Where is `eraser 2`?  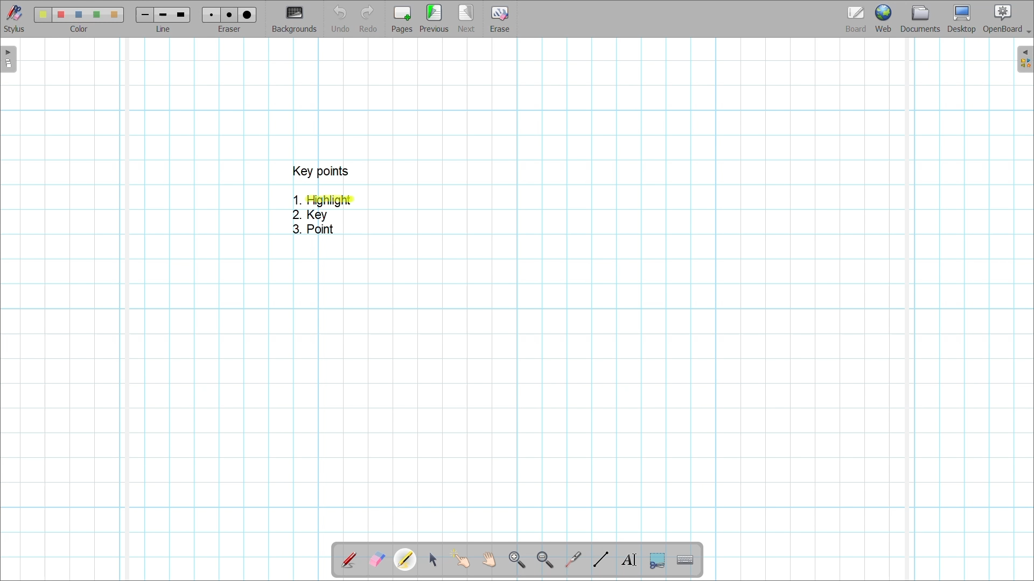
eraser 2 is located at coordinates (229, 15).